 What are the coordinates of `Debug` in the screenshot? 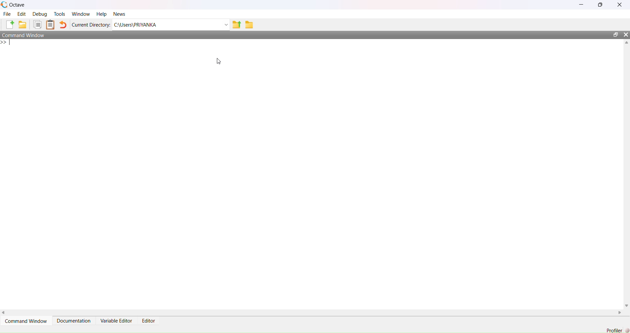 It's located at (41, 14).